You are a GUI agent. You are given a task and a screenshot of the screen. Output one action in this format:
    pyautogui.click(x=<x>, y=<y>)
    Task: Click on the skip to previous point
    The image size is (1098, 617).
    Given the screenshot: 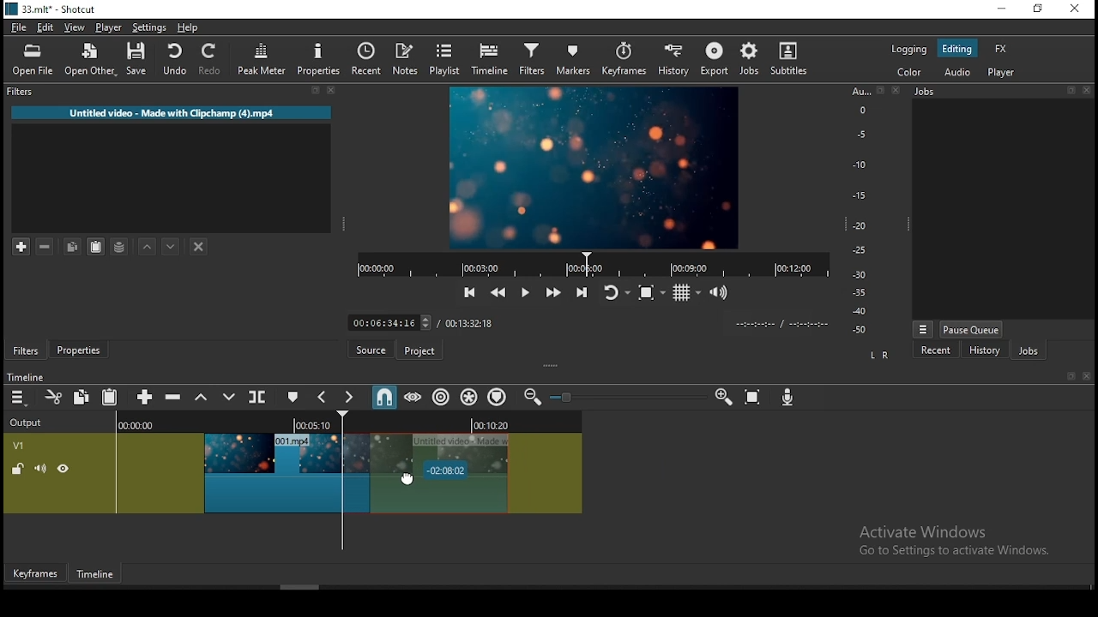 What is the action you would take?
    pyautogui.click(x=468, y=293)
    